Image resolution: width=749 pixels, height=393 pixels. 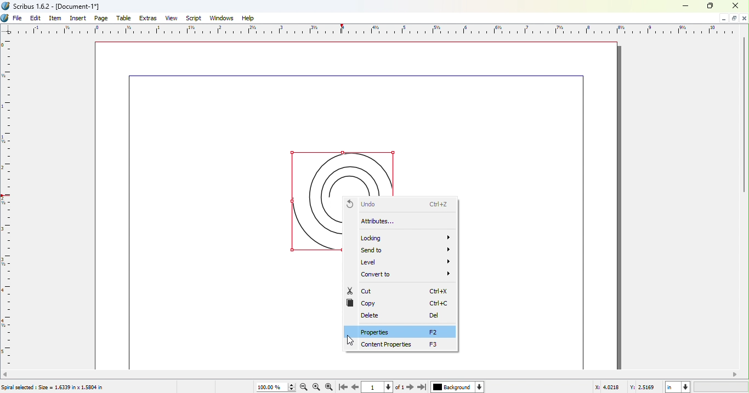 What do you see at coordinates (36, 18) in the screenshot?
I see `Edit` at bounding box center [36, 18].